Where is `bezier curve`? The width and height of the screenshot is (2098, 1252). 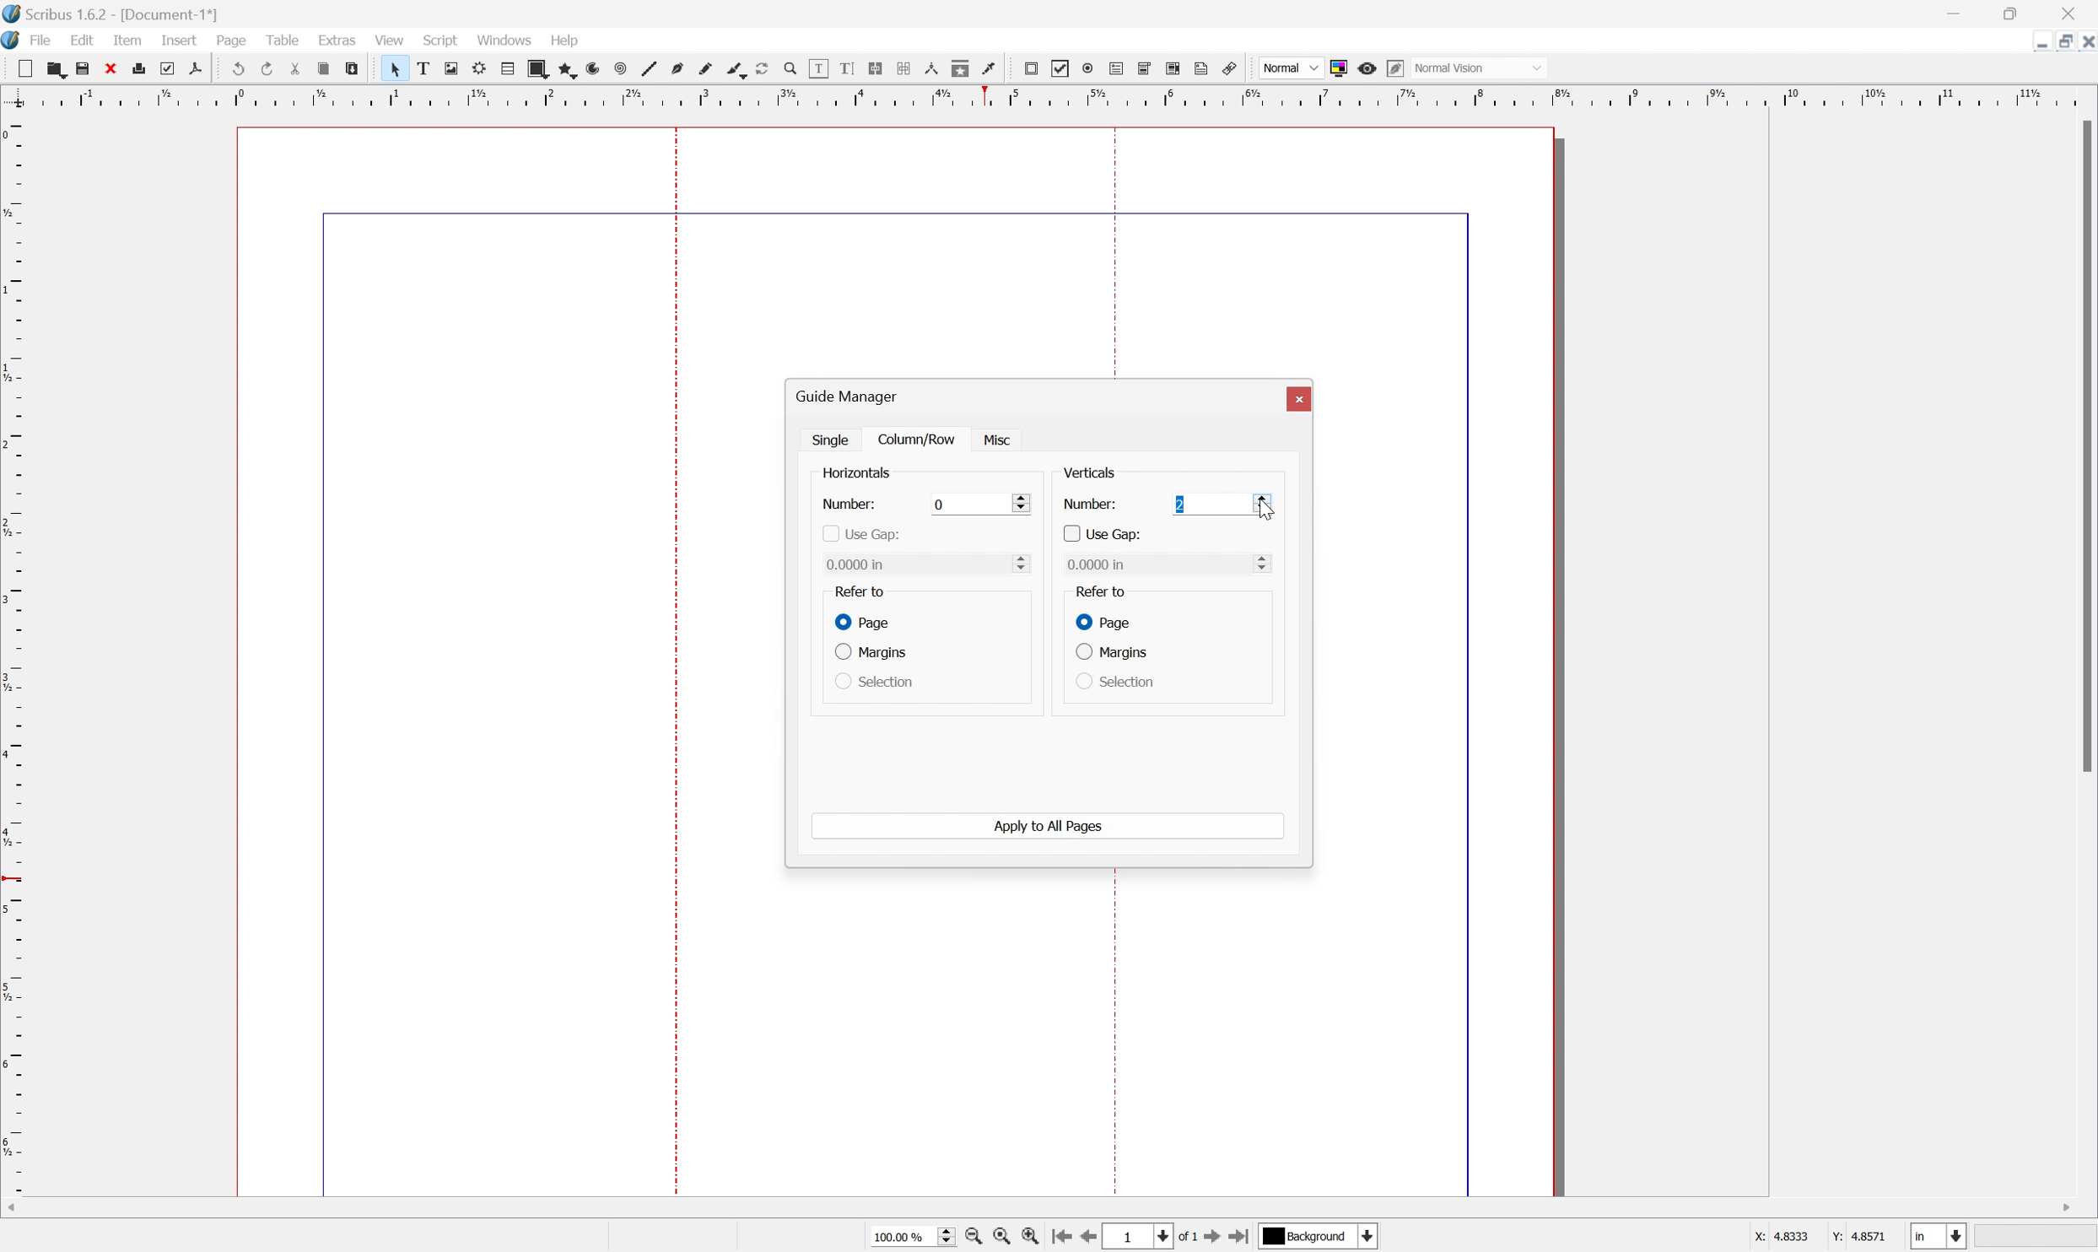
bezier curve is located at coordinates (678, 68).